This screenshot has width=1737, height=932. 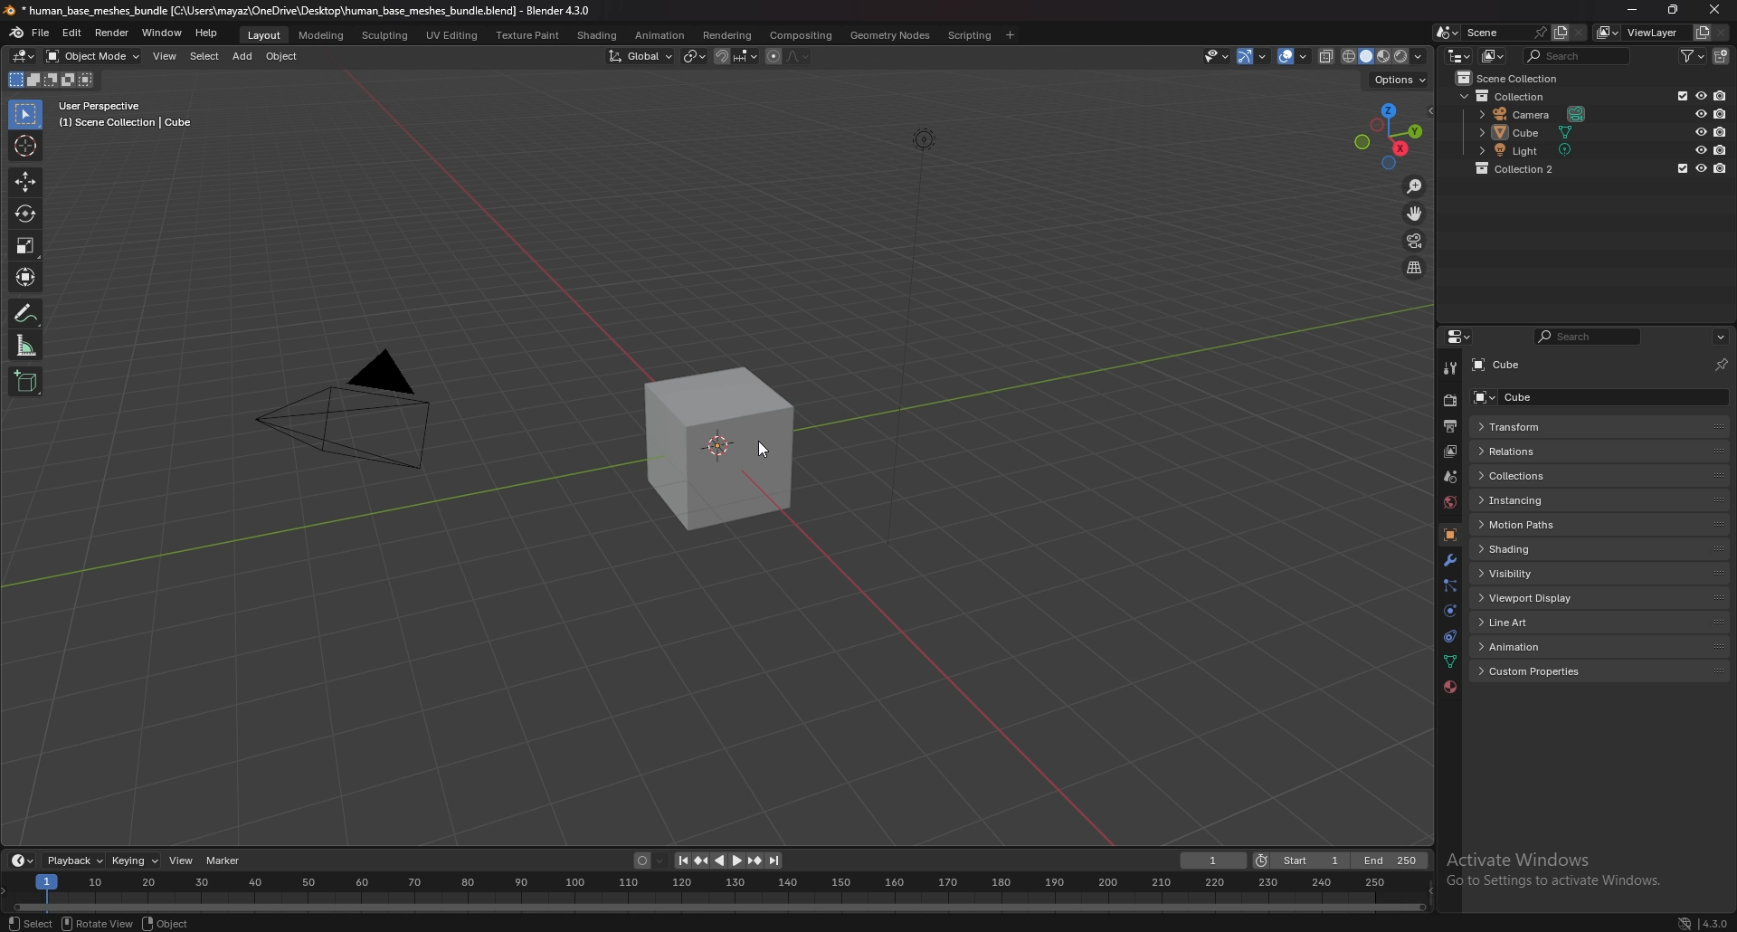 I want to click on transform pivot point, so click(x=695, y=56).